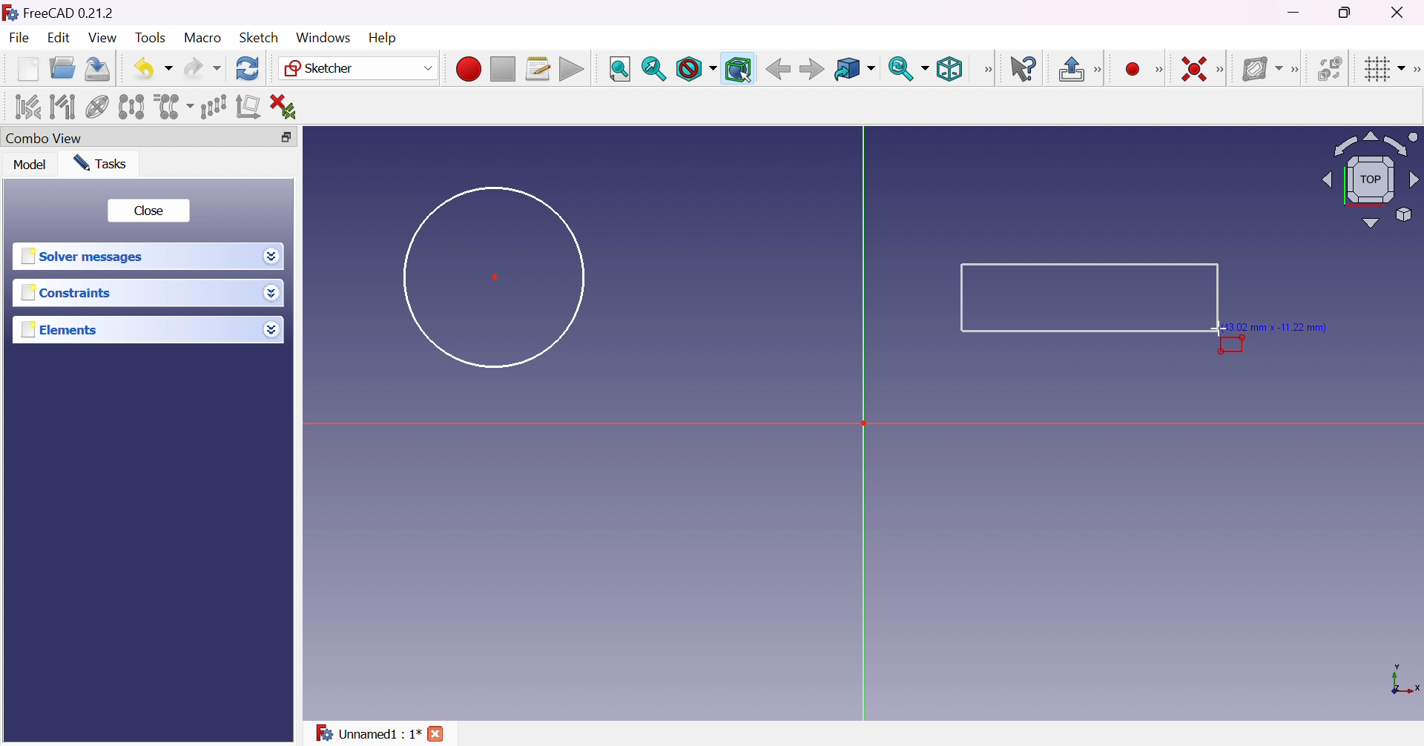 This screenshot has width=1424, height=746. I want to click on Draw style, so click(696, 70).